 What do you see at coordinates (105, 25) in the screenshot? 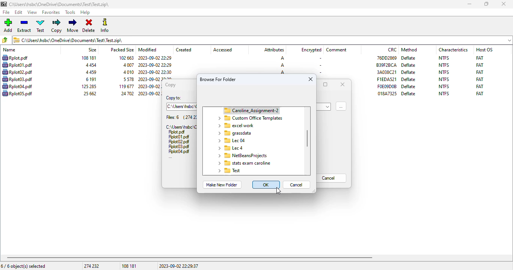
I see `info` at bounding box center [105, 25].